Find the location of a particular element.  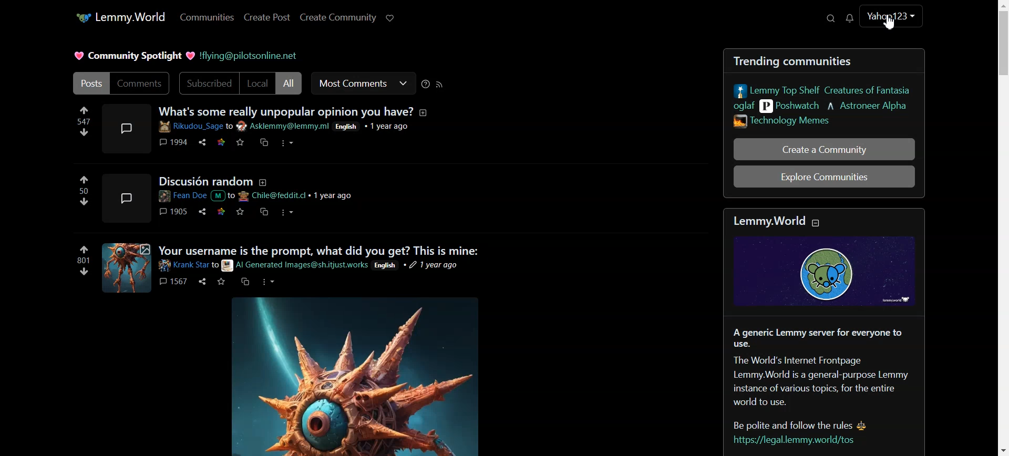

Cursor is located at coordinates (890, 22).